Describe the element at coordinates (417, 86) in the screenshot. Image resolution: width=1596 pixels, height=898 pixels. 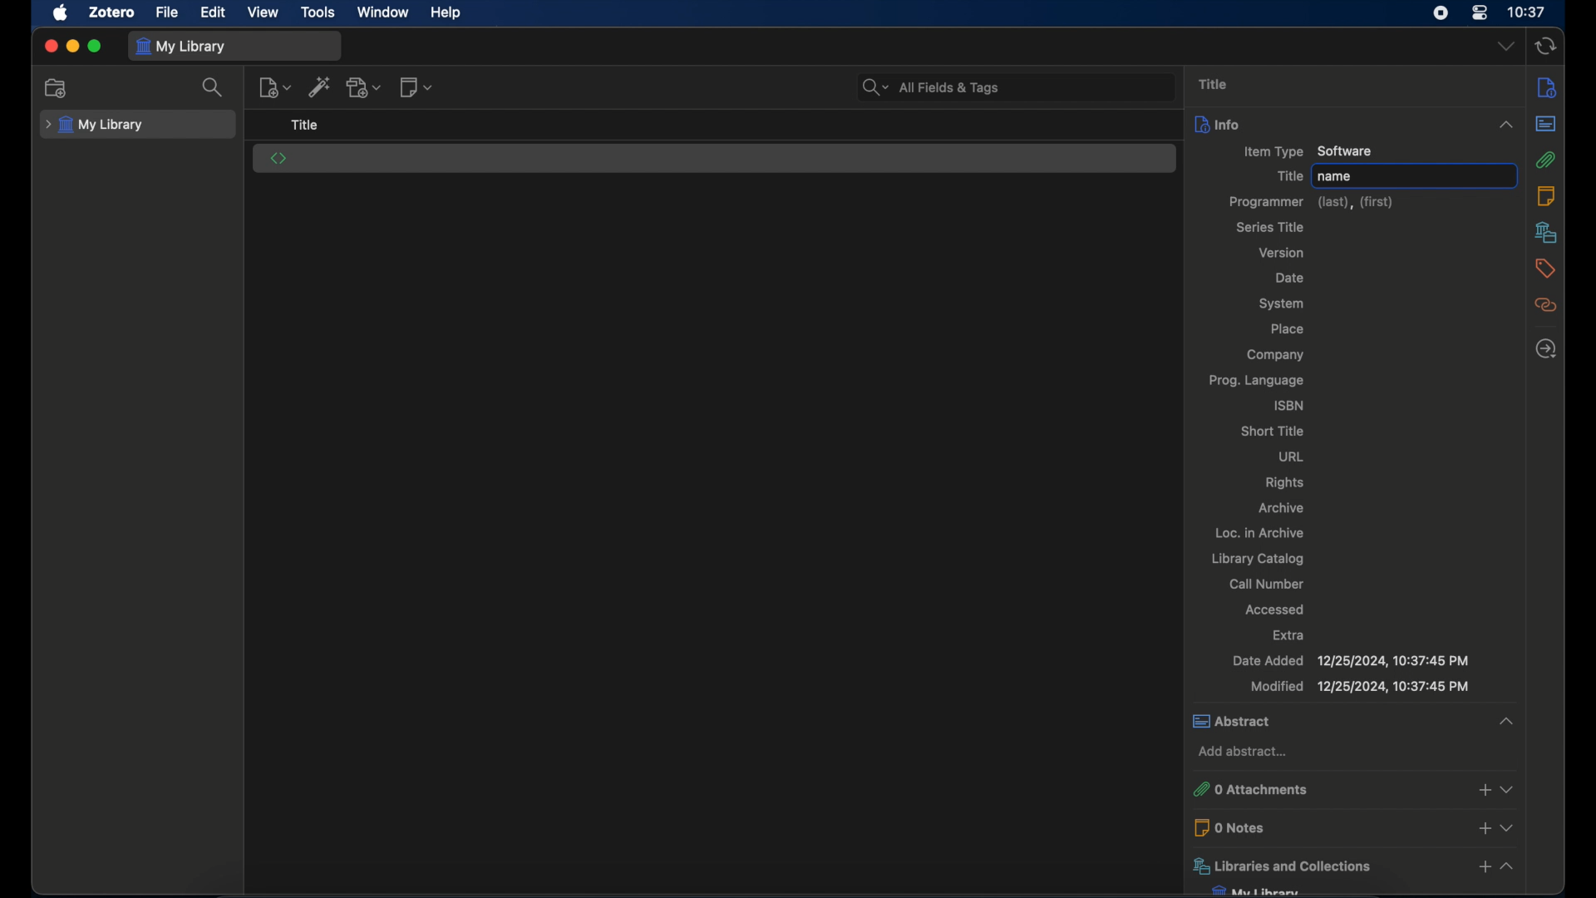
I see `new note` at that location.